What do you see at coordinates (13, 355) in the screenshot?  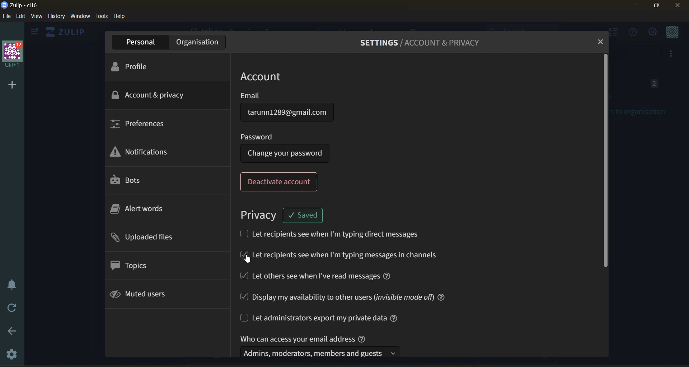 I see `settings` at bounding box center [13, 355].